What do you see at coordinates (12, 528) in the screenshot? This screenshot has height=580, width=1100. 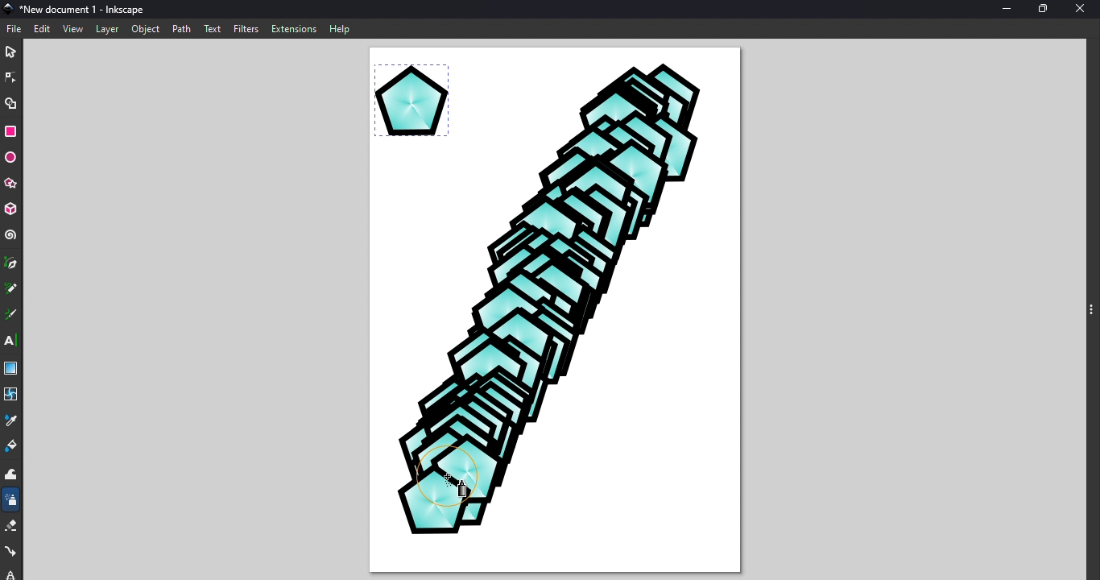 I see `Eraser tool` at bounding box center [12, 528].